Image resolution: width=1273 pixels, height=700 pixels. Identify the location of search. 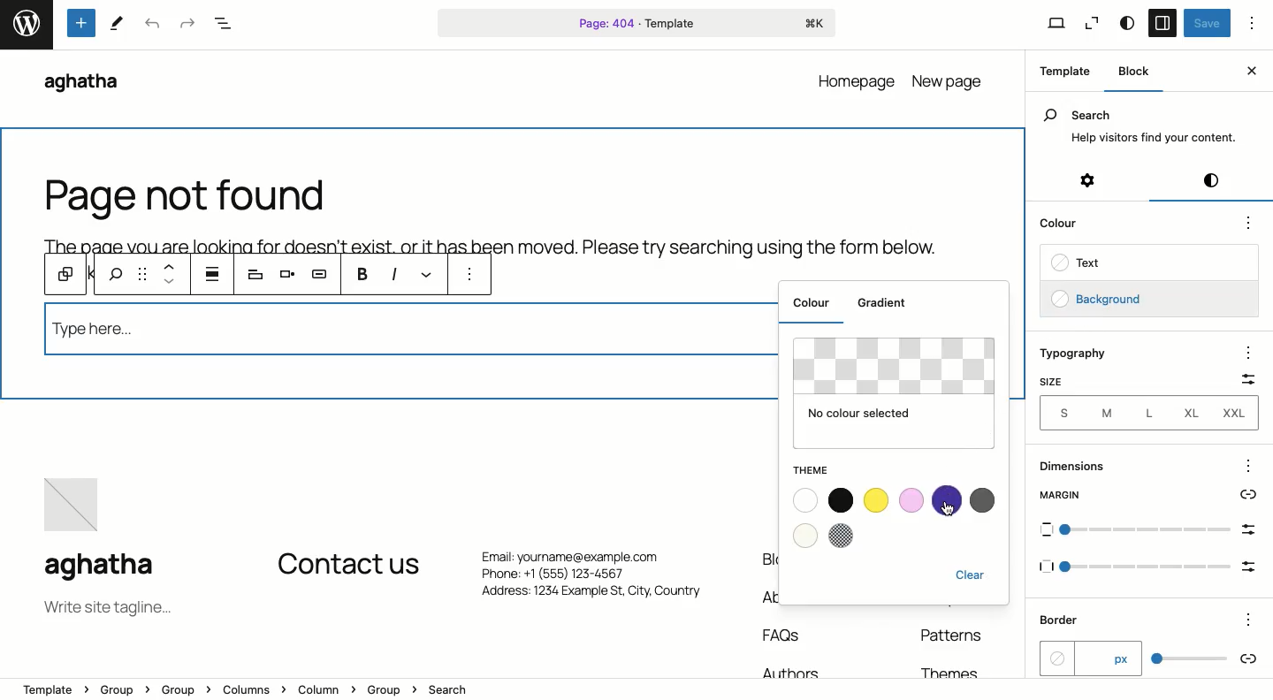
(115, 276).